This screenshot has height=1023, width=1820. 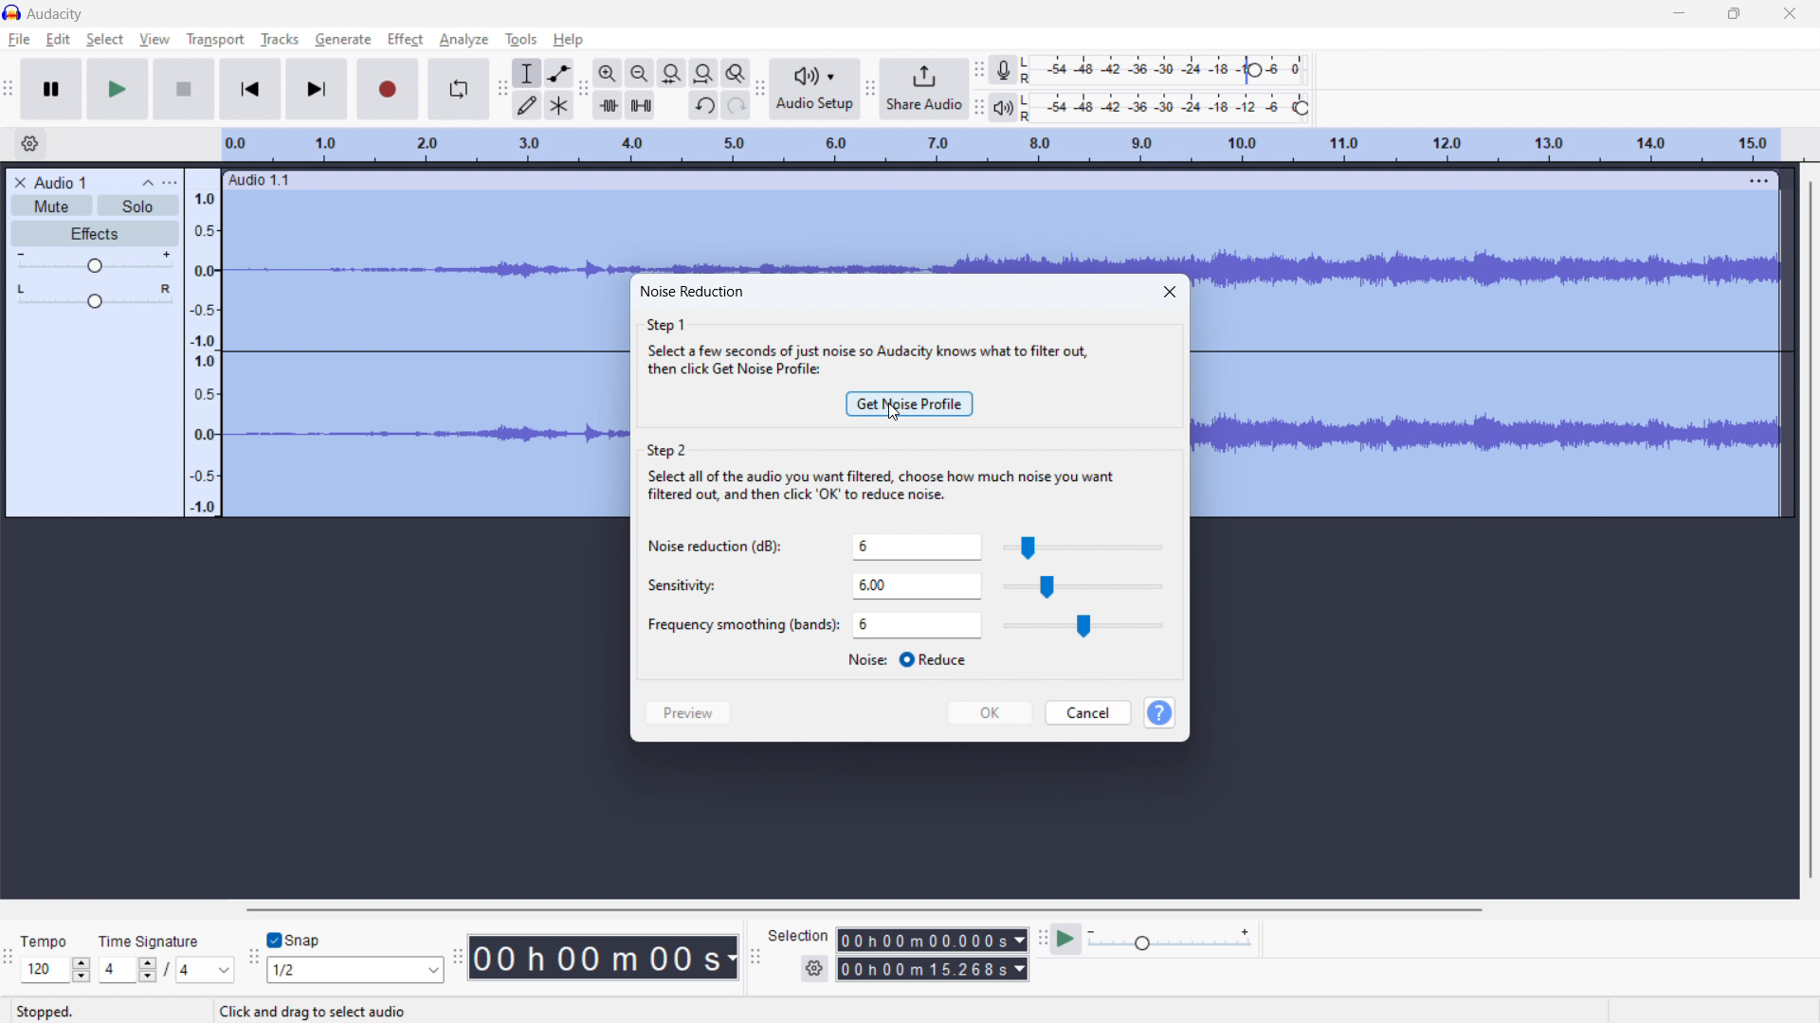 What do you see at coordinates (354, 970) in the screenshot?
I see `select snapping` at bounding box center [354, 970].